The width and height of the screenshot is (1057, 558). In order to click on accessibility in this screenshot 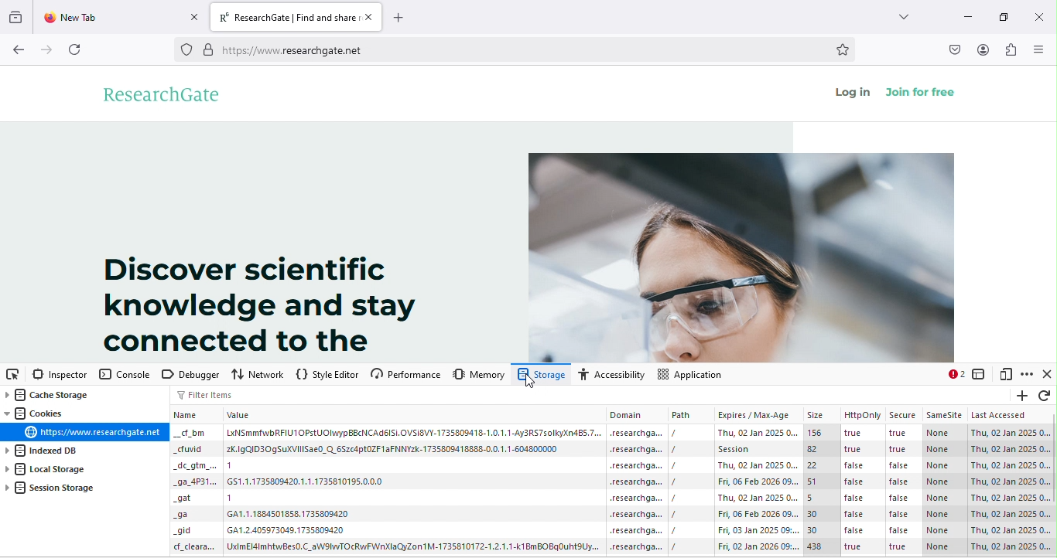, I will do `click(611, 375)`.